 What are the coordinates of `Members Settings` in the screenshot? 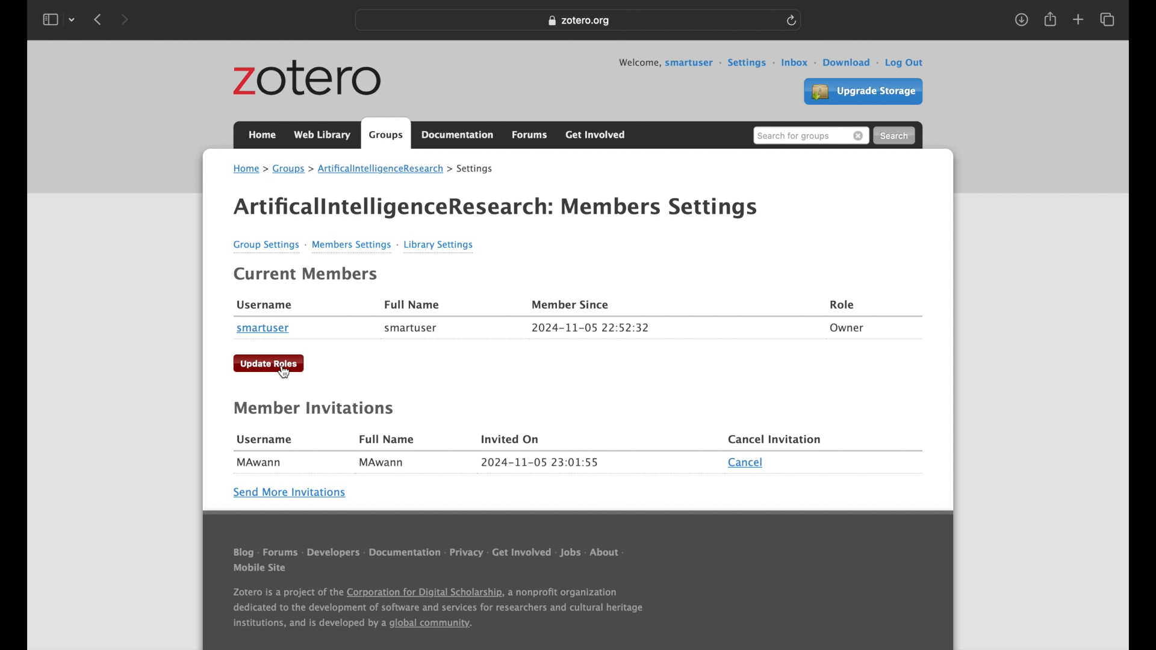 It's located at (352, 245).